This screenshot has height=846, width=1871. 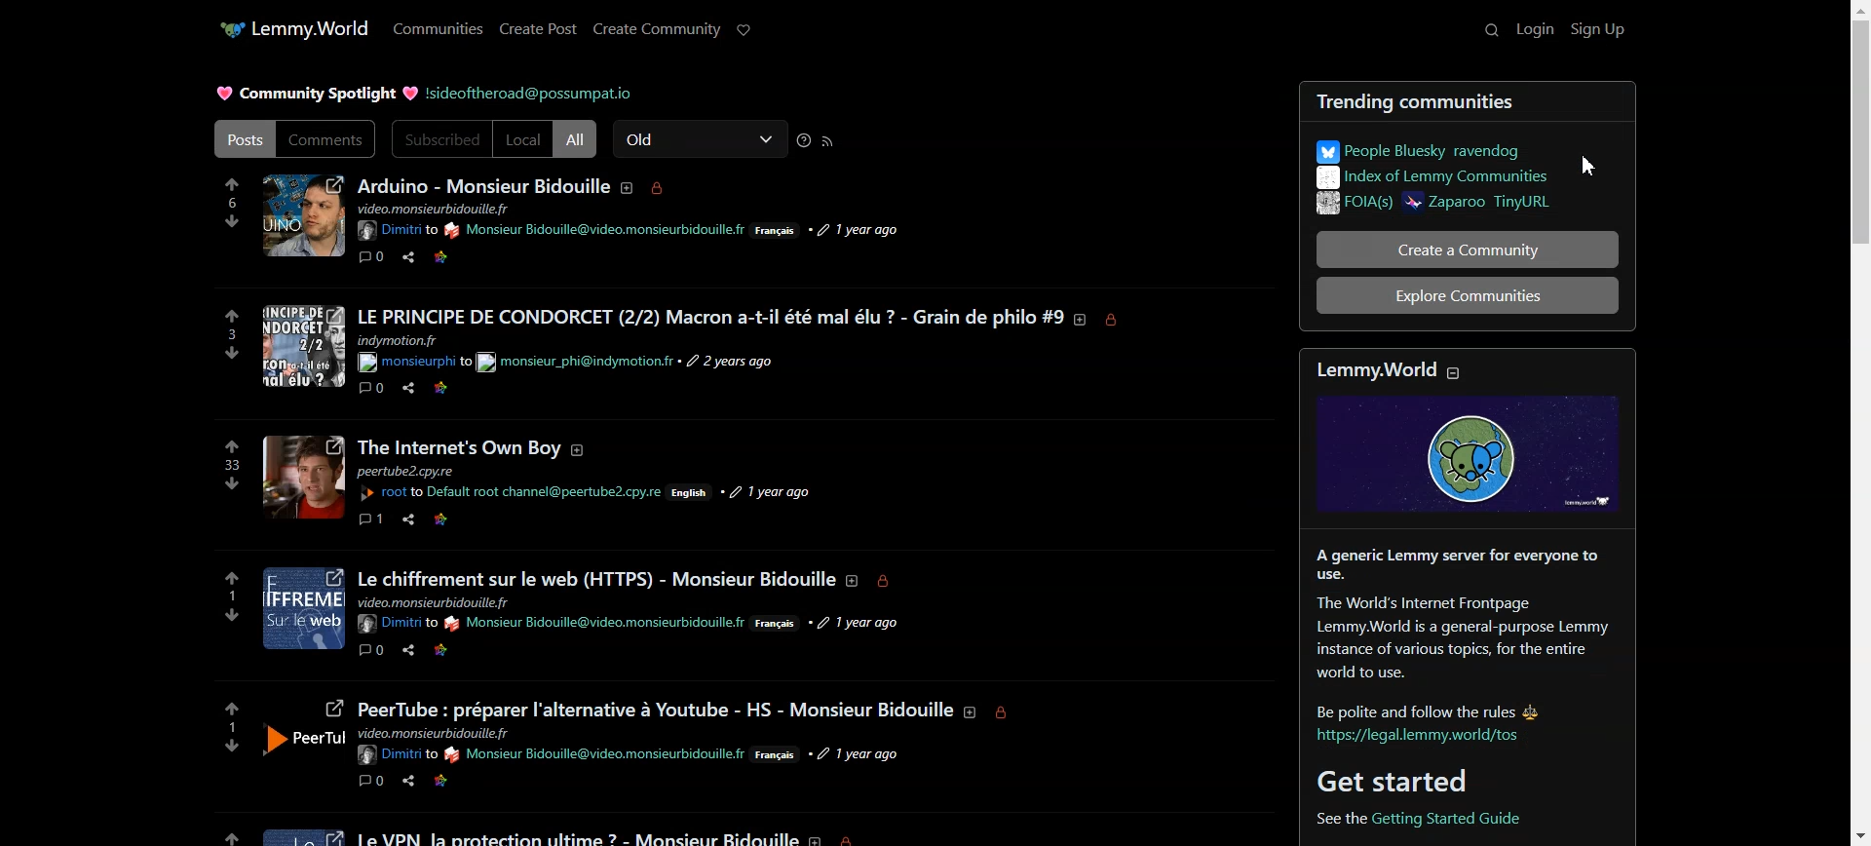 I want to click on locked, so click(x=857, y=837).